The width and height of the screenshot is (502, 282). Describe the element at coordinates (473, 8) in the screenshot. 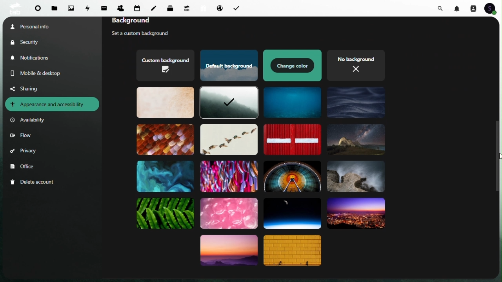

I see `Contacts` at that location.